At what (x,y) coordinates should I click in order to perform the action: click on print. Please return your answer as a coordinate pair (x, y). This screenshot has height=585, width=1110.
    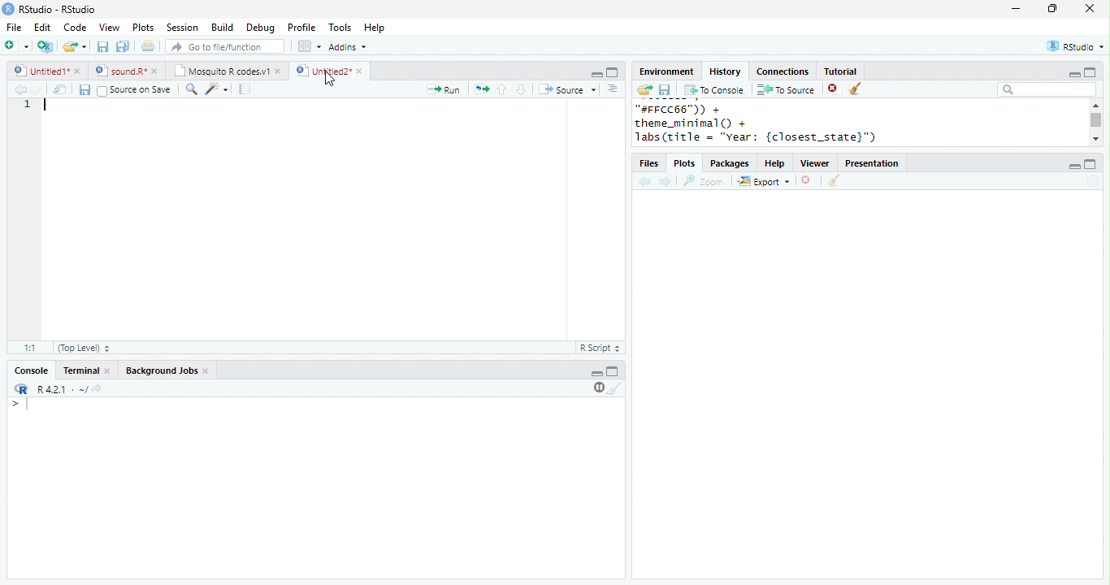
    Looking at the image, I should click on (147, 45).